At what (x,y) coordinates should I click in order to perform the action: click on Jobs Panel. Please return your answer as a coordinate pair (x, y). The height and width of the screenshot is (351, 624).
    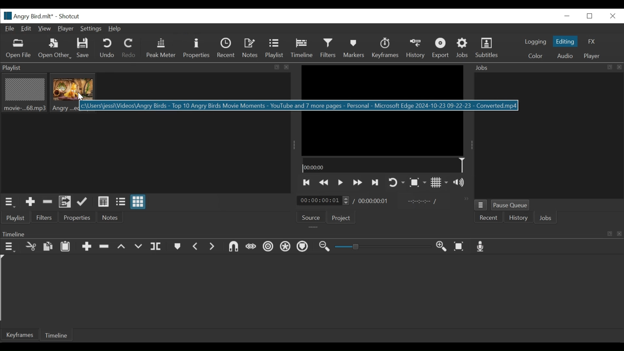
    Looking at the image, I should click on (549, 136).